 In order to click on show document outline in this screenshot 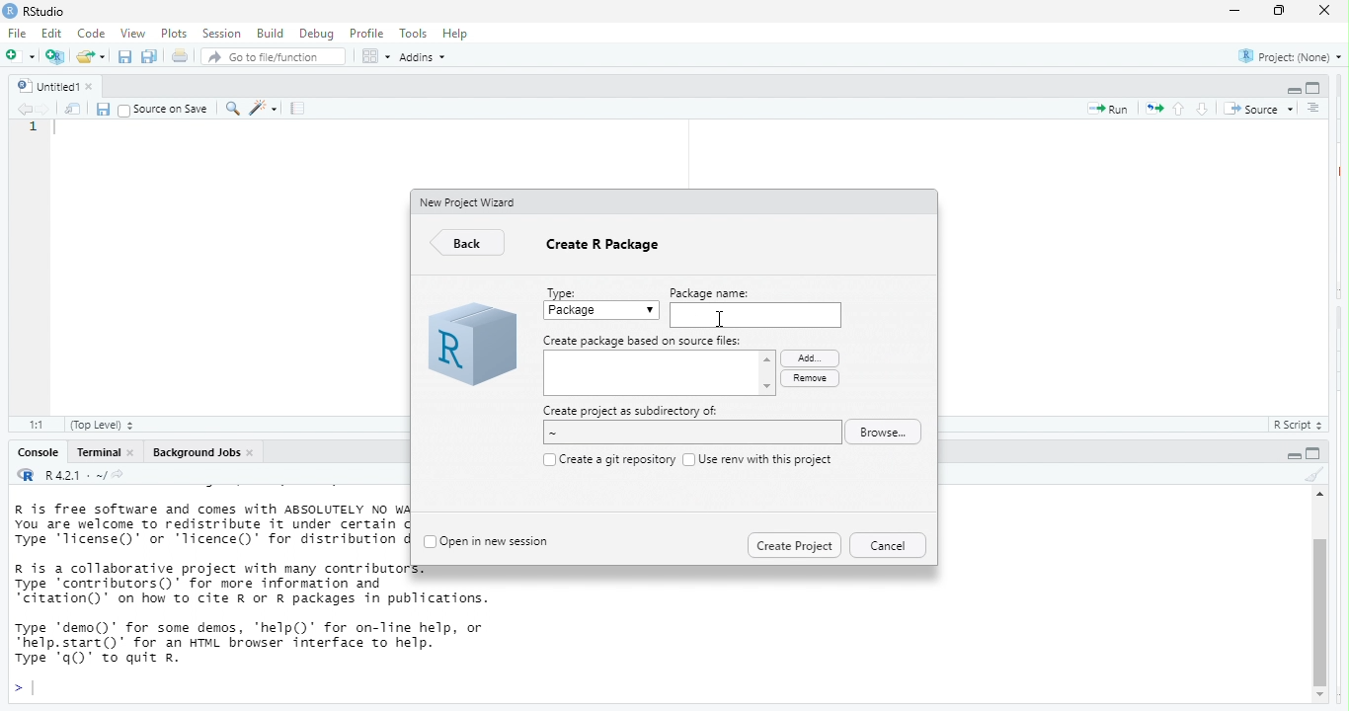, I will do `click(1312, 108)`.